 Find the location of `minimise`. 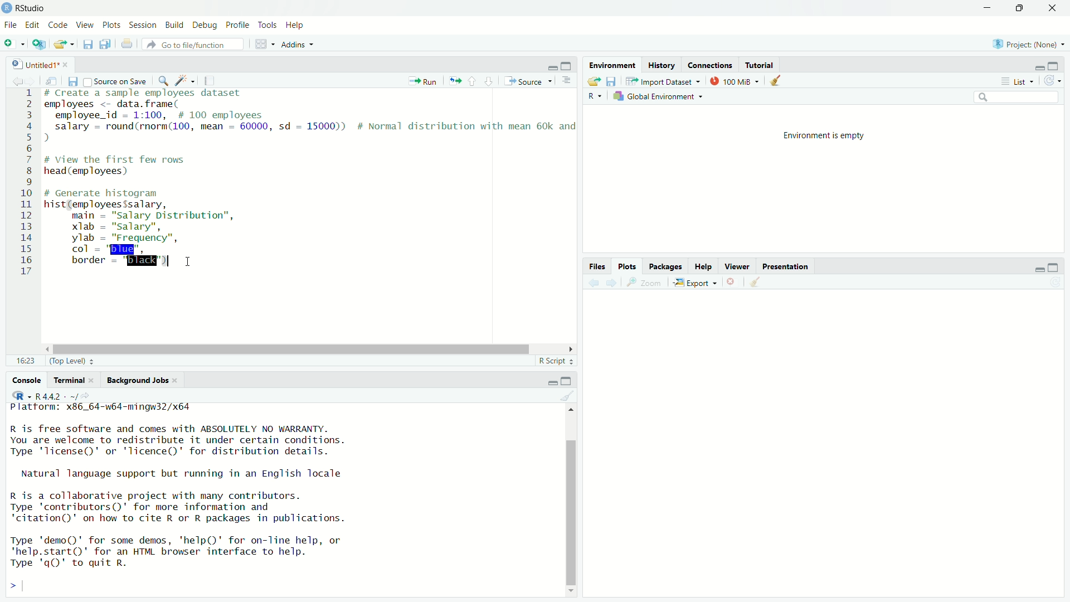

minimise is located at coordinates (1039, 68).